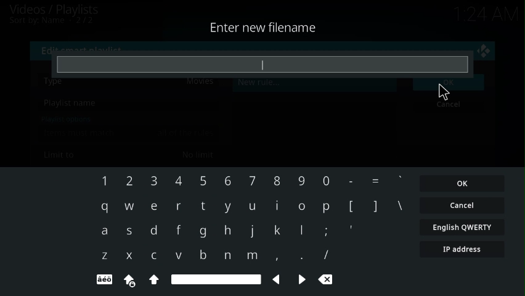  Describe the element at coordinates (226, 231) in the screenshot. I see `h` at that location.